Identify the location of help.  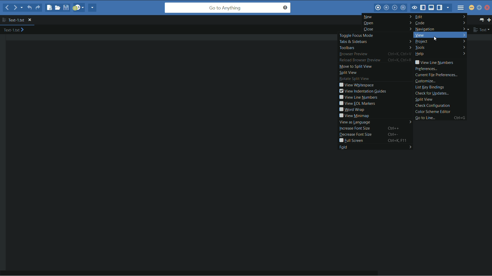
(441, 54).